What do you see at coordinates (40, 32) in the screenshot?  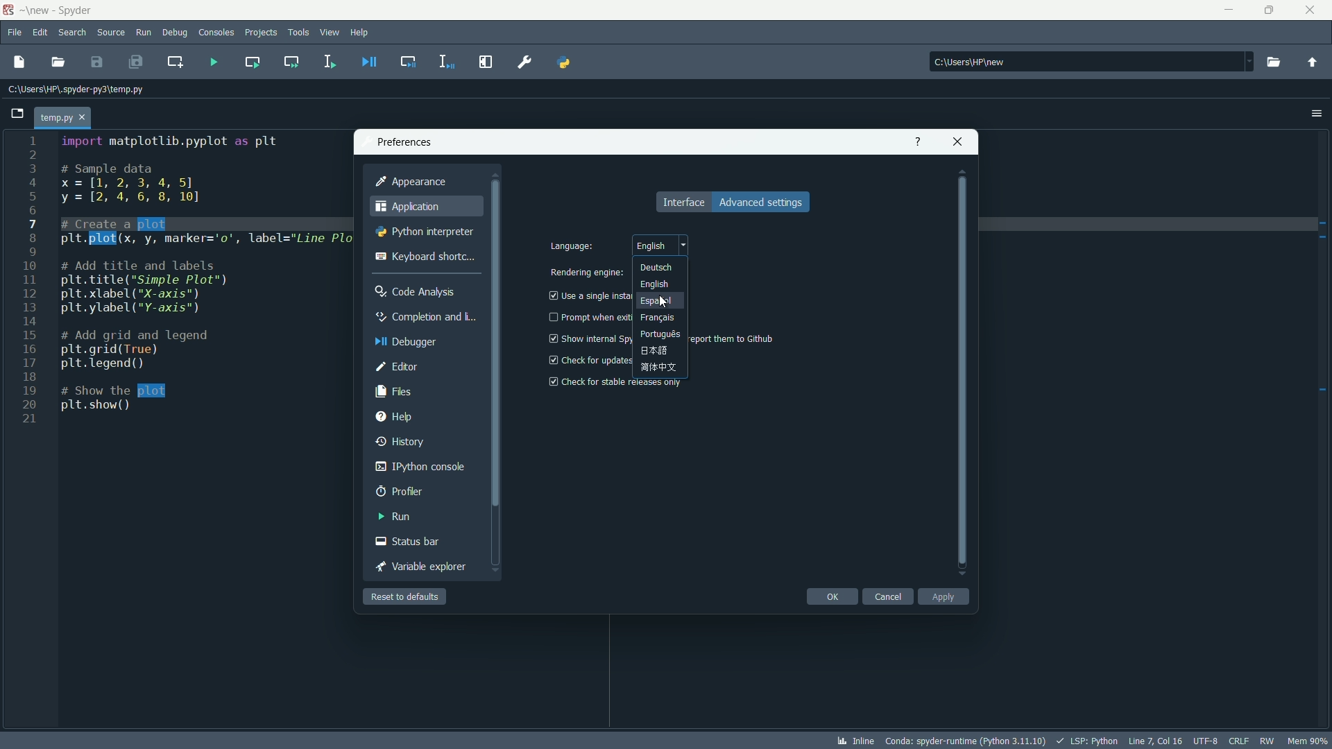 I see `edit` at bounding box center [40, 32].